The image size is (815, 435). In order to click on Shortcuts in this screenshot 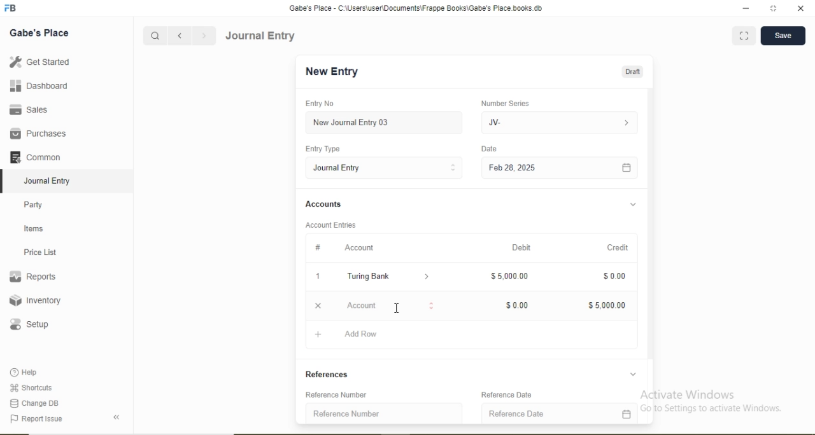, I will do `click(30, 387)`.